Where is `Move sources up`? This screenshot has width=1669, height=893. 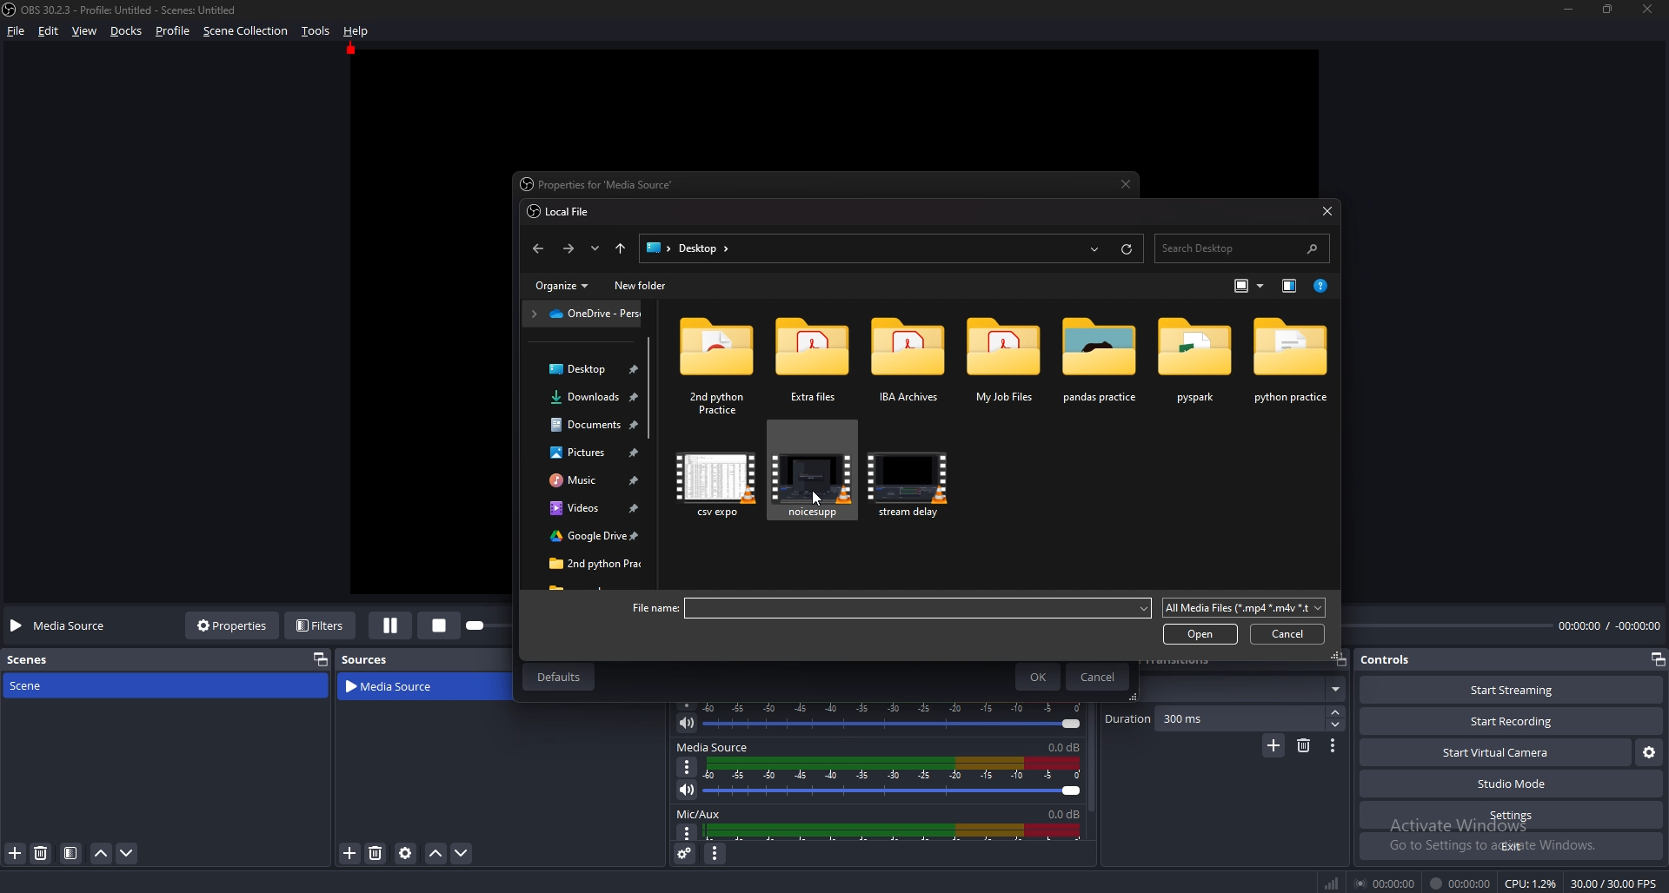 Move sources up is located at coordinates (436, 854).